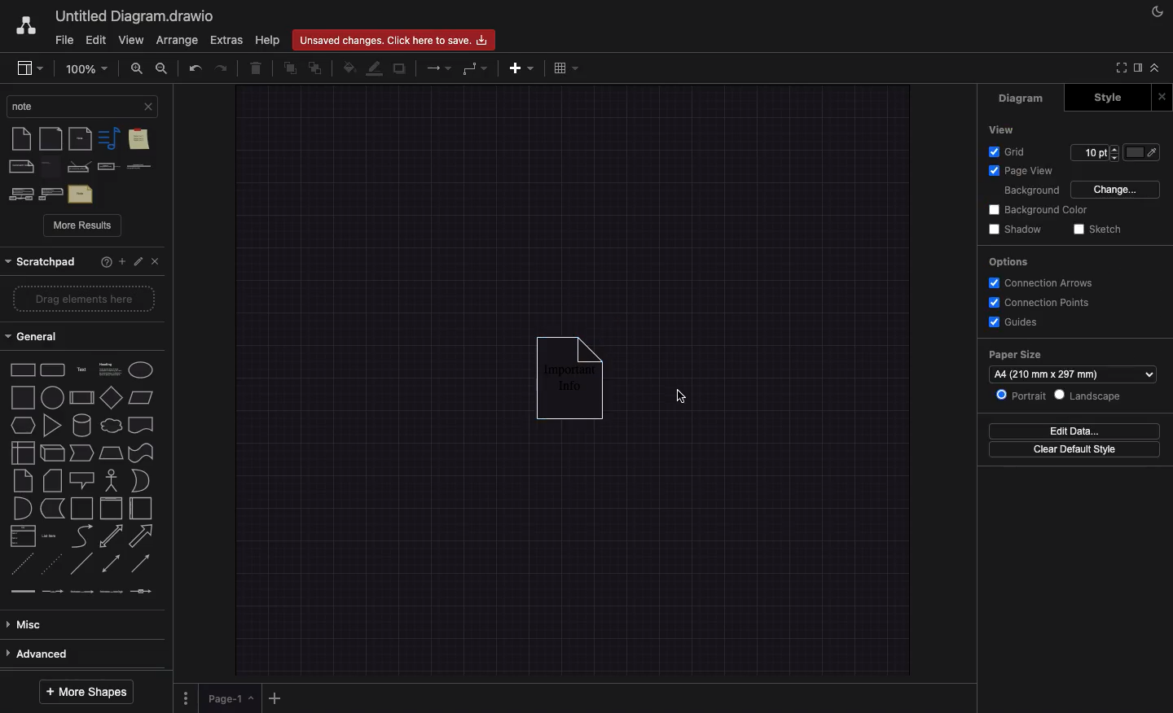 The image size is (1173, 713). What do you see at coordinates (113, 598) in the screenshot?
I see `connector with 3 label` at bounding box center [113, 598].